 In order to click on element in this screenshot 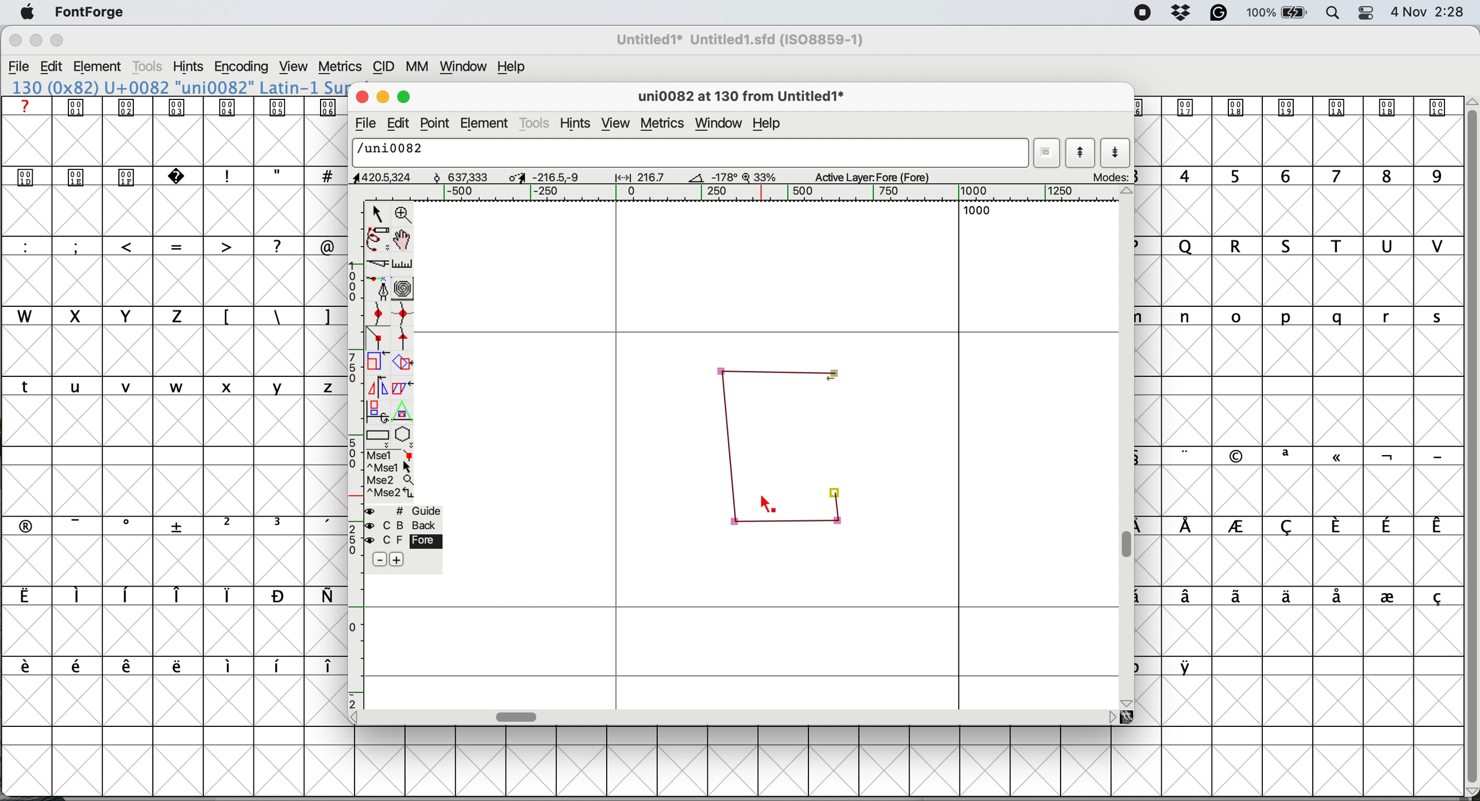, I will do `click(99, 68)`.